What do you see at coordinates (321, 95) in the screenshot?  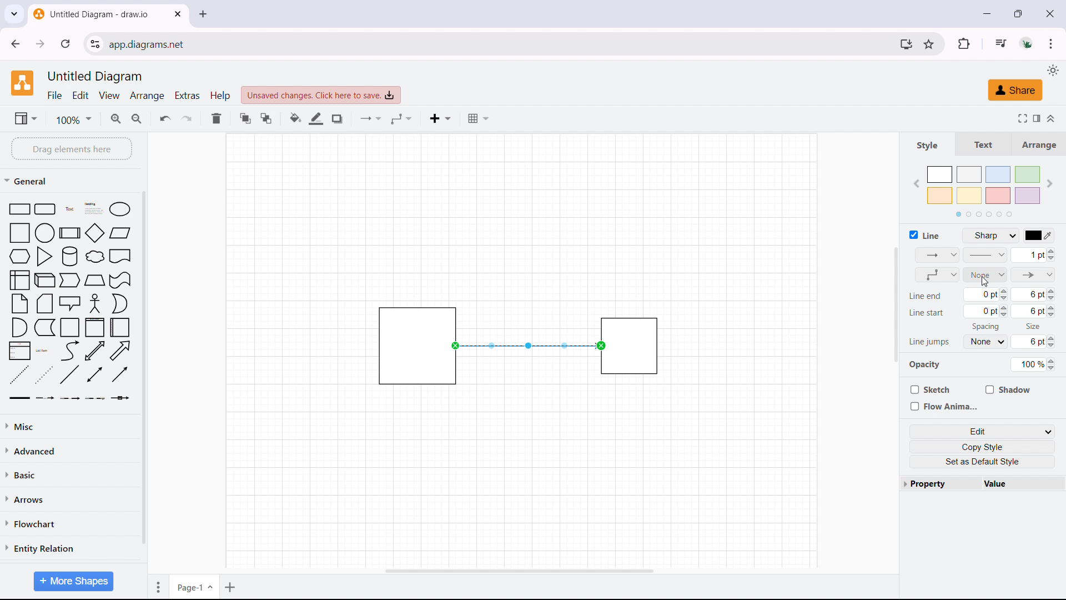 I see `click to save` at bounding box center [321, 95].